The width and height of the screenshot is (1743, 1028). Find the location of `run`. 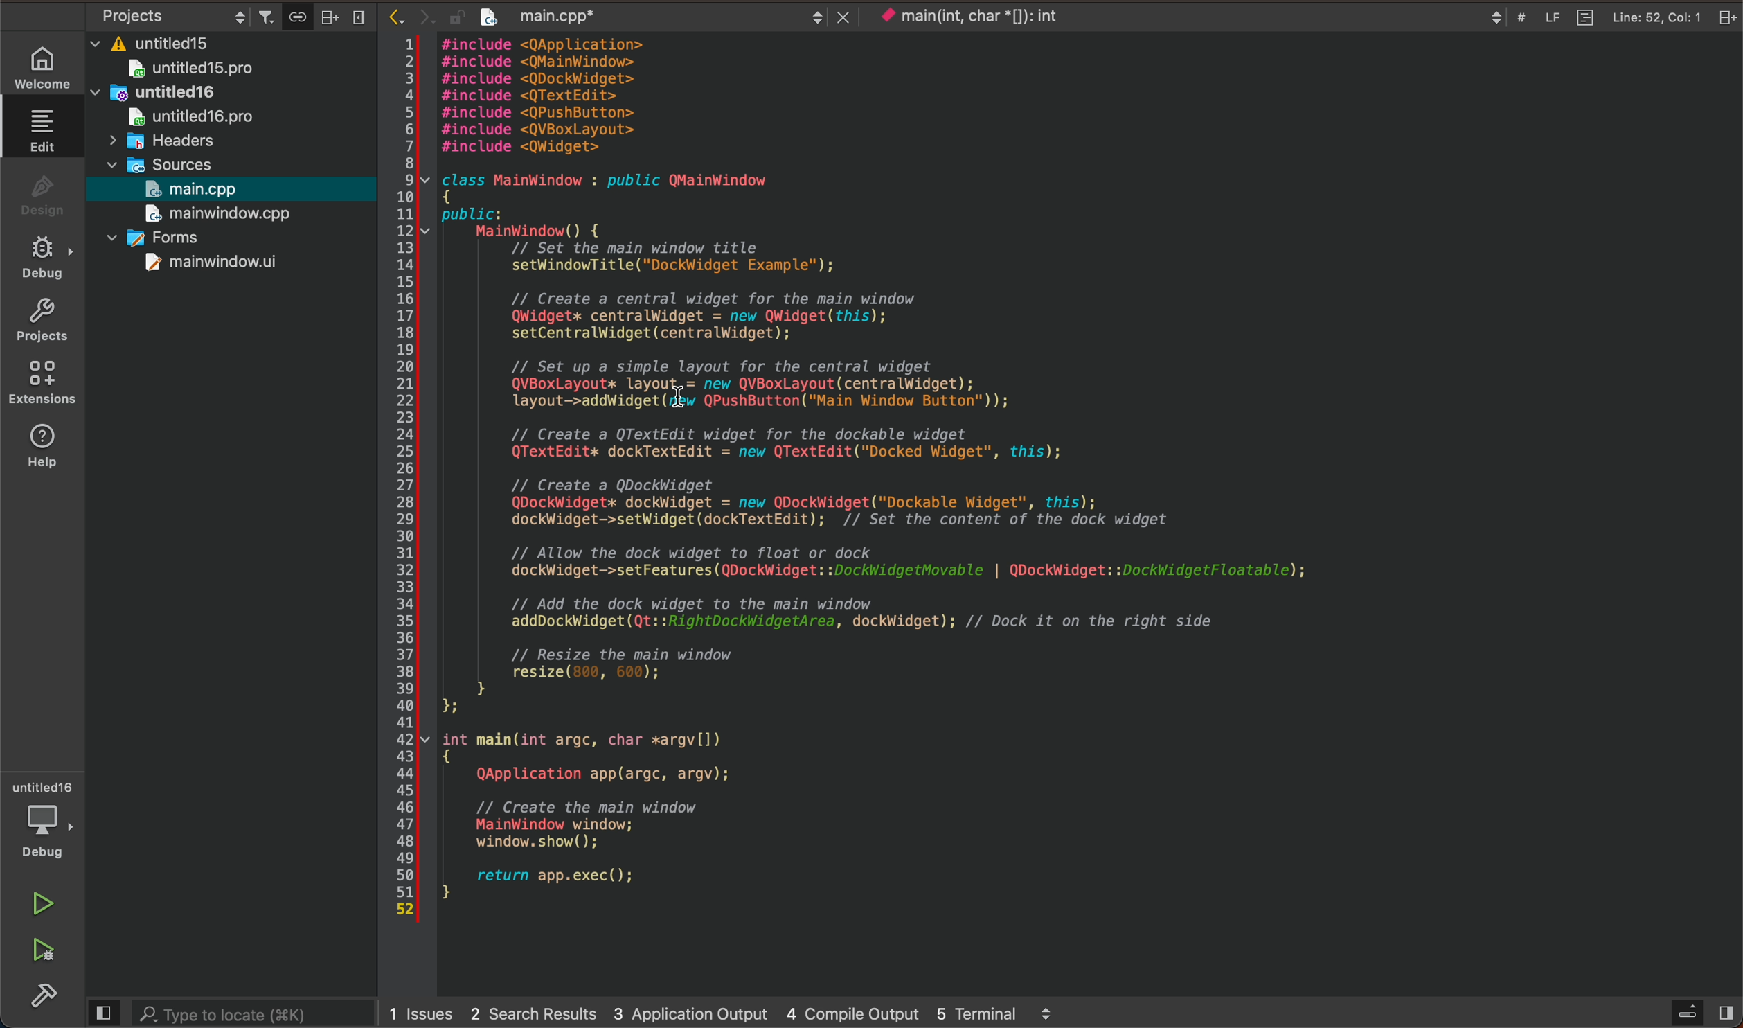

run is located at coordinates (41, 903).